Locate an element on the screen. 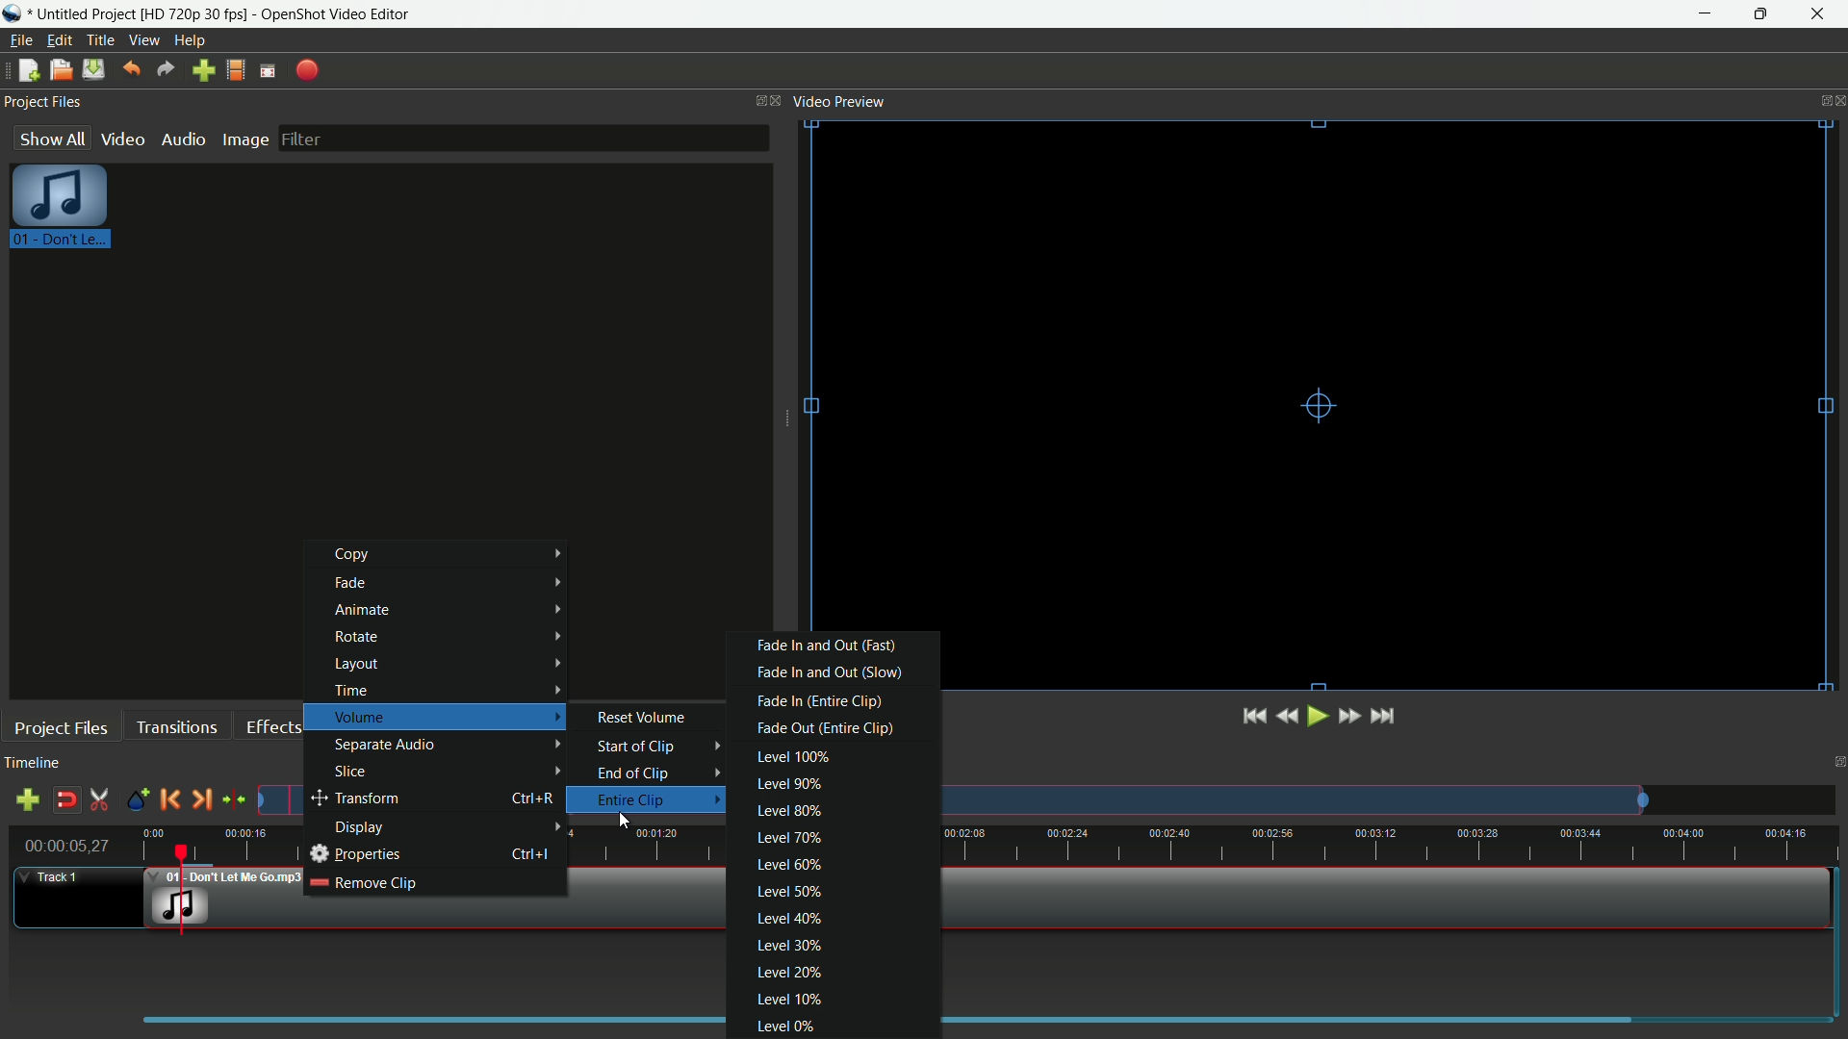  separate audio is located at coordinates (449, 743).